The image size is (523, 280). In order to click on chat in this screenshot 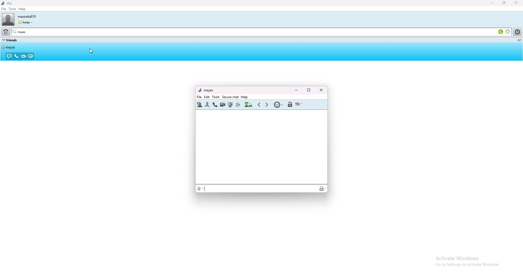, I will do `click(9, 57)`.